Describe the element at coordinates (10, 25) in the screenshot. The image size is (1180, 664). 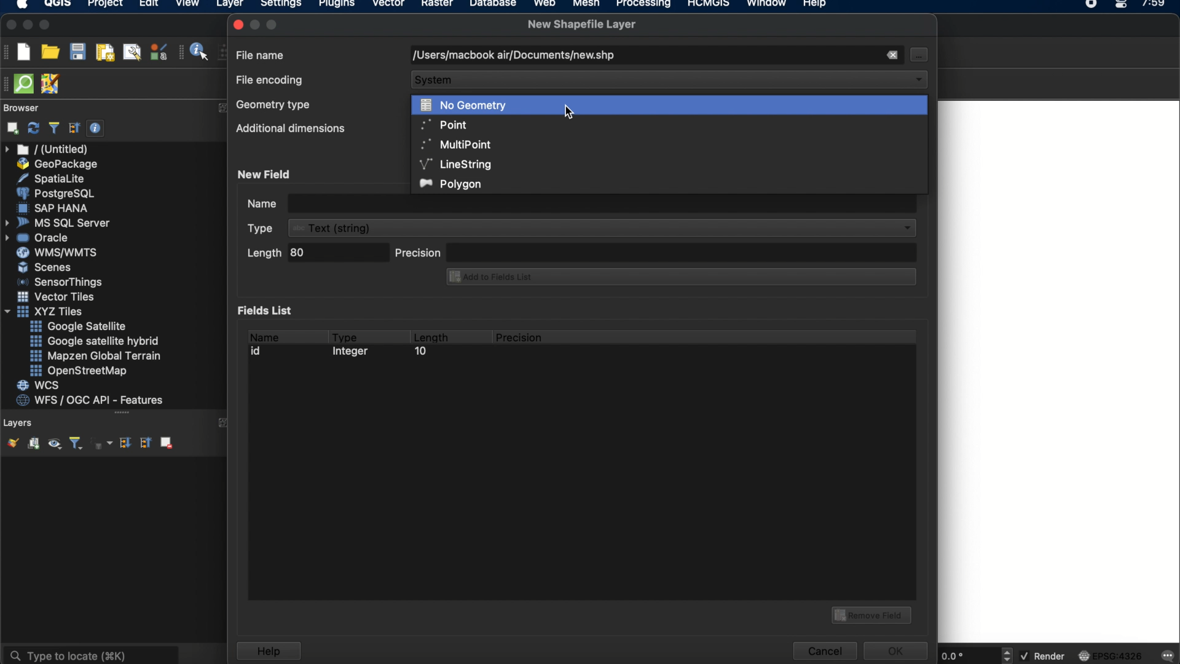
I see `close` at that location.